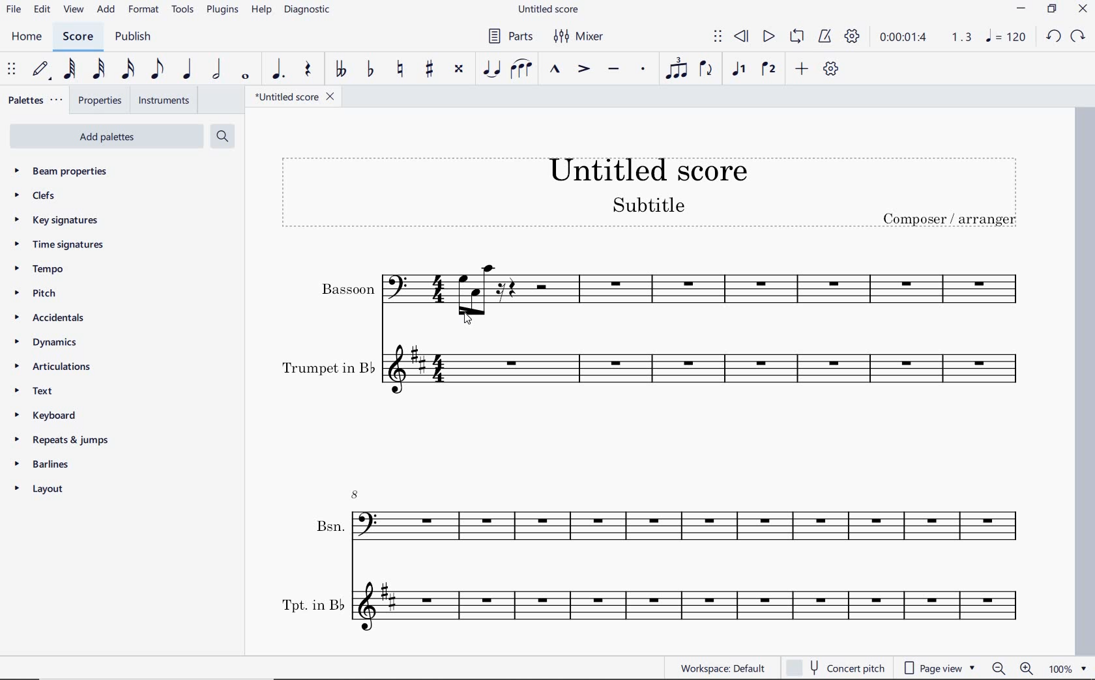 This screenshot has width=1095, height=680. Describe the element at coordinates (769, 70) in the screenshot. I see `voice 2` at that location.